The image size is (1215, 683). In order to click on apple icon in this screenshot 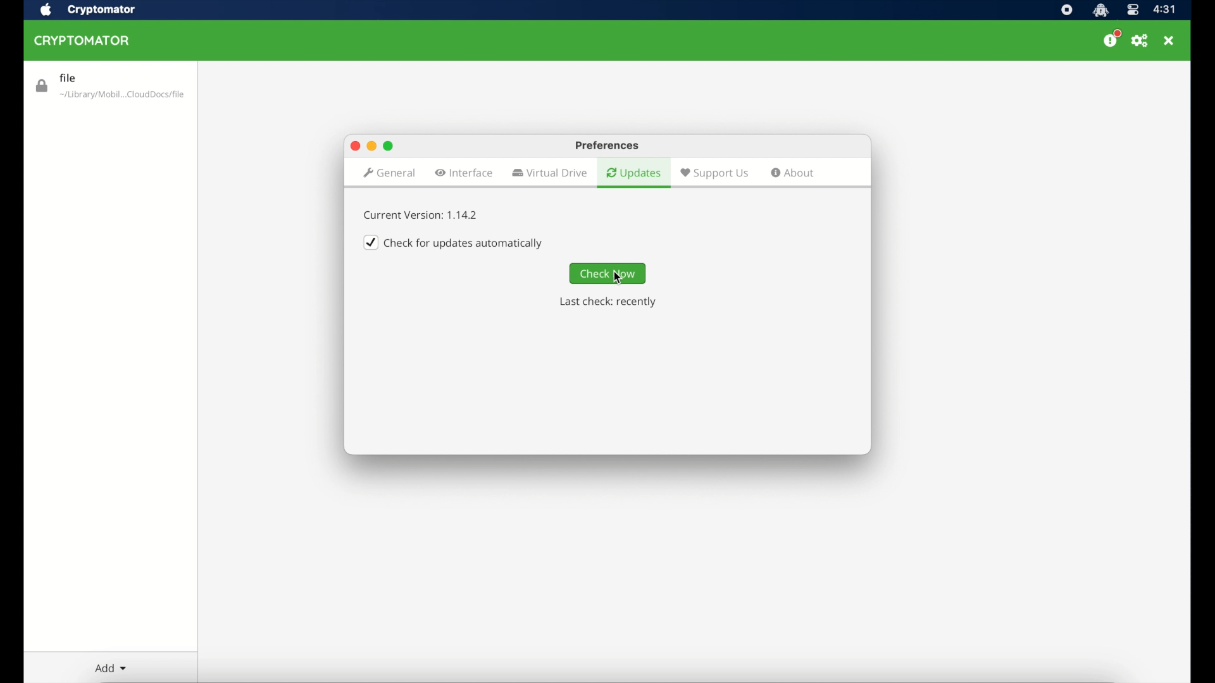, I will do `click(47, 10)`.